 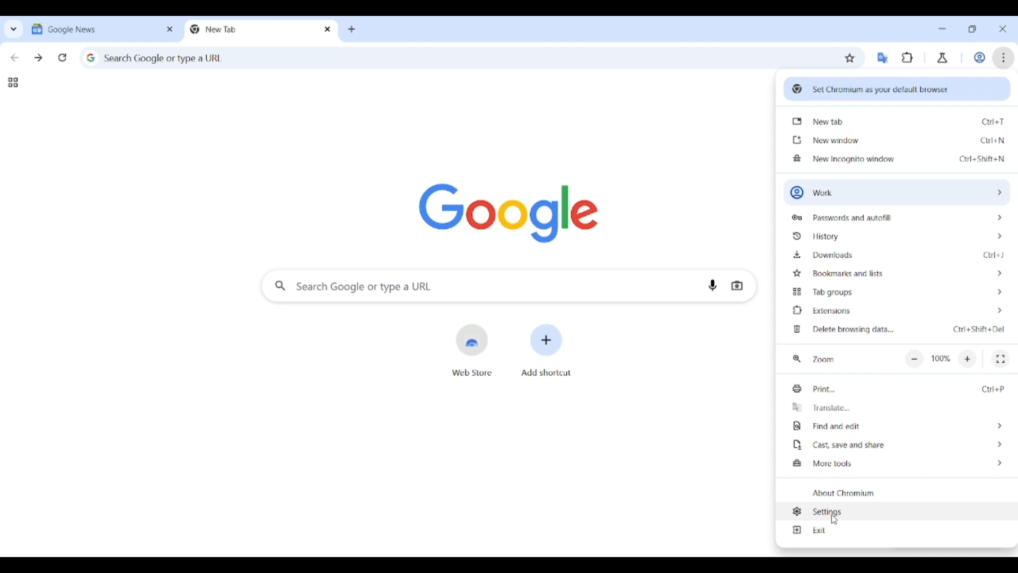 What do you see at coordinates (94, 29) in the screenshot?
I see `Tab 1` at bounding box center [94, 29].